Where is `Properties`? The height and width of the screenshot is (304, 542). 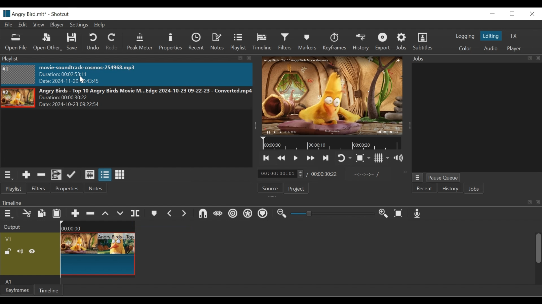
Properties is located at coordinates (68, 189).